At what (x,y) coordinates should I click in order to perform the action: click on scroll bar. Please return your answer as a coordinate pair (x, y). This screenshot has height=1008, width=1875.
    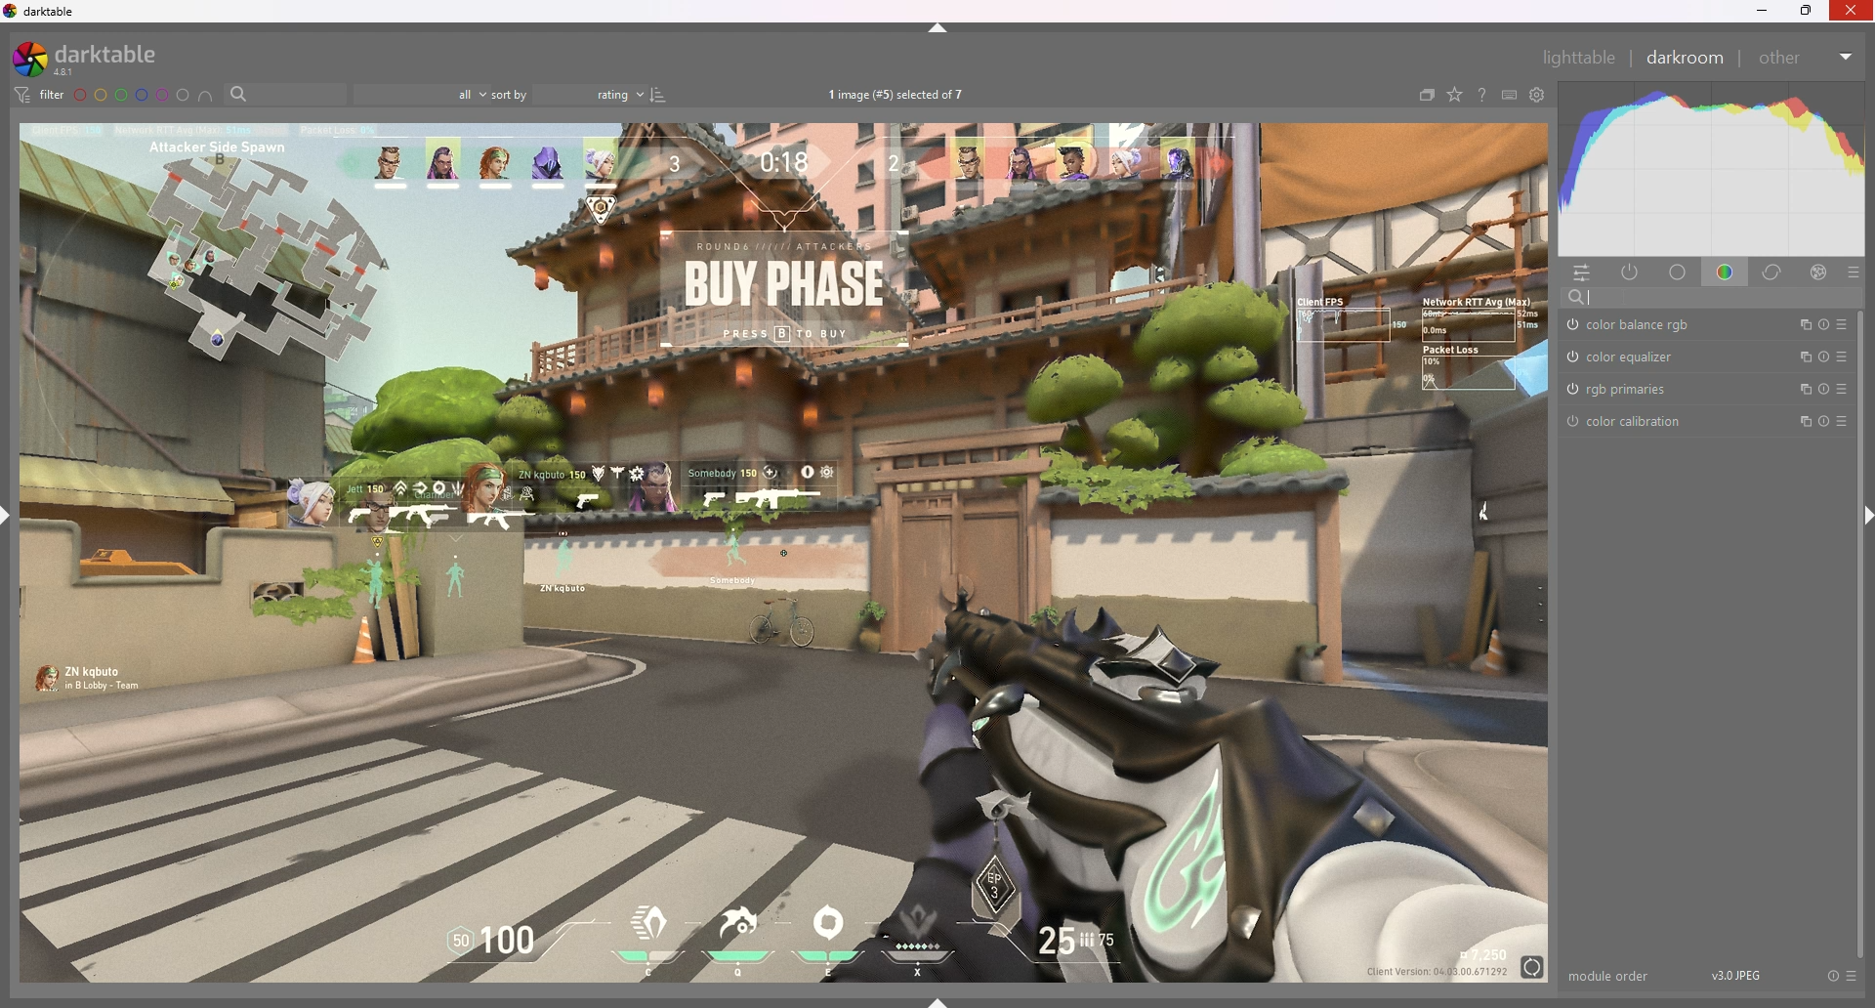
    Looking at the image, I should click on (1861, 634).